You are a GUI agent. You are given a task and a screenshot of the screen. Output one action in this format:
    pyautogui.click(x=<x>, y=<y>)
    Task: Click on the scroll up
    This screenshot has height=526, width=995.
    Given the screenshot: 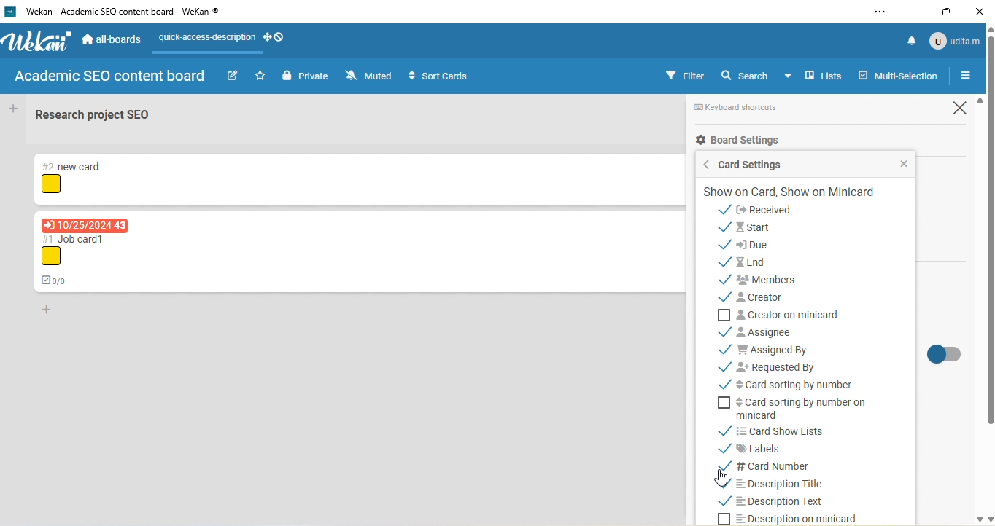 What is the action you would take?
    pyautogui.click(x=978, y=101)
    